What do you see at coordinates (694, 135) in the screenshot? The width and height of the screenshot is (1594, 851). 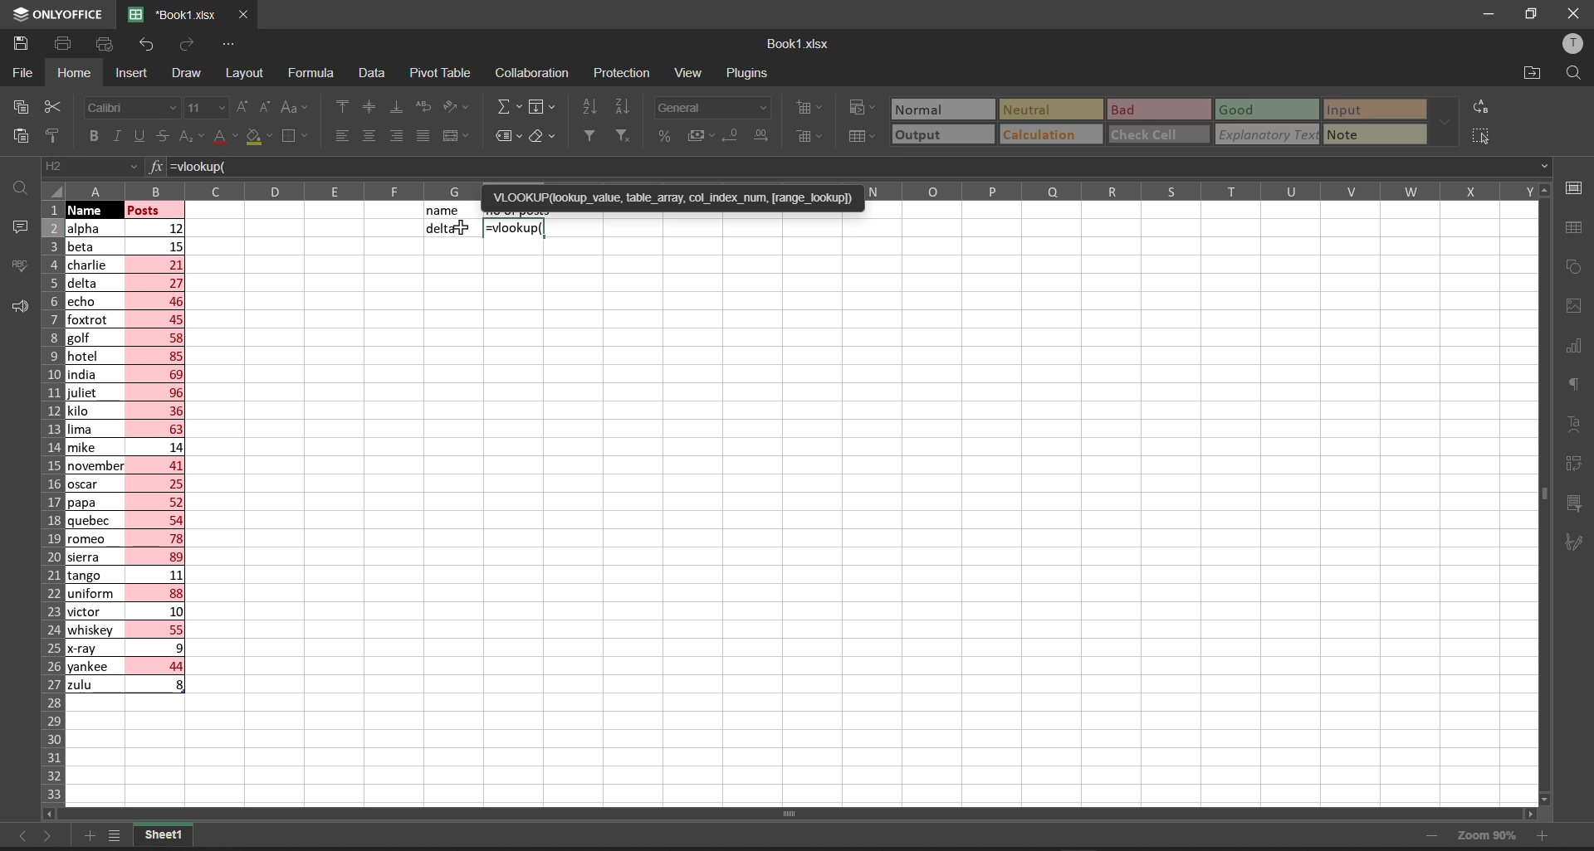 I see `accounting style` at bounding box center [694, 135].